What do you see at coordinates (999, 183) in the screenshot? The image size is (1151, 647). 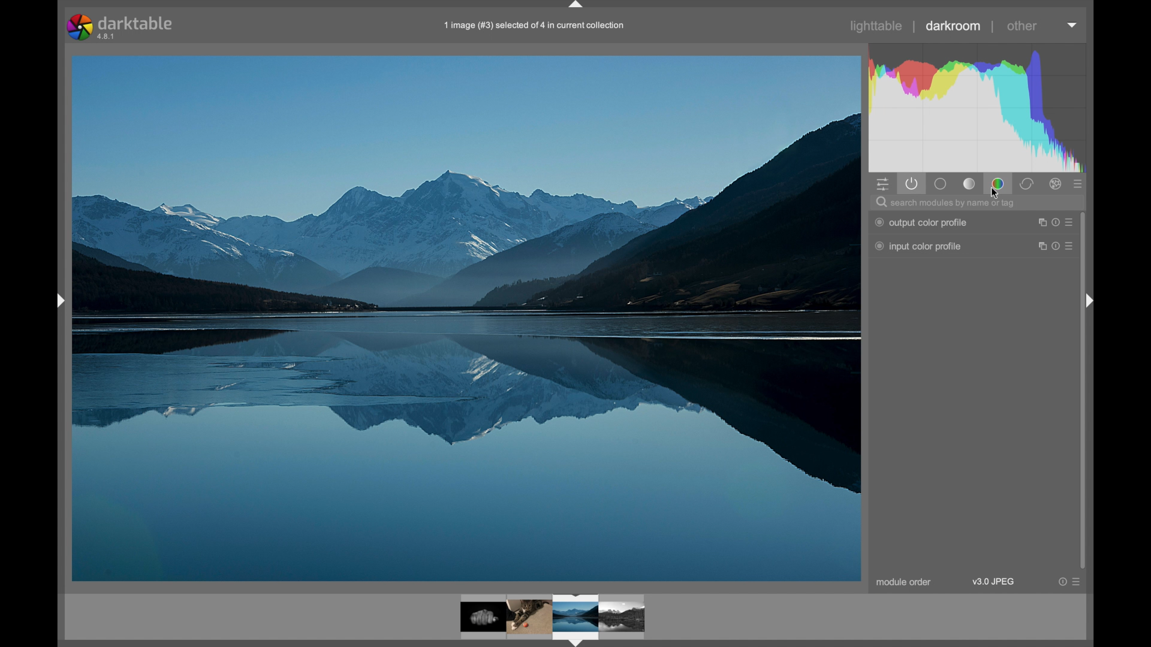 I see `color` at bounding box center [999, 183].